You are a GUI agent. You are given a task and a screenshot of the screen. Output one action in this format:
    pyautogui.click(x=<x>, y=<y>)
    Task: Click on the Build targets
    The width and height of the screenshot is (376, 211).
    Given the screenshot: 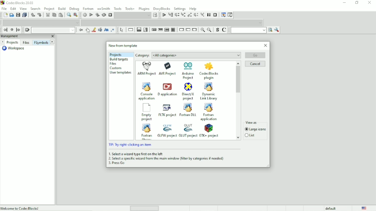 What is the action you would take?
    pyautogui.click(x=119, y=59)
    